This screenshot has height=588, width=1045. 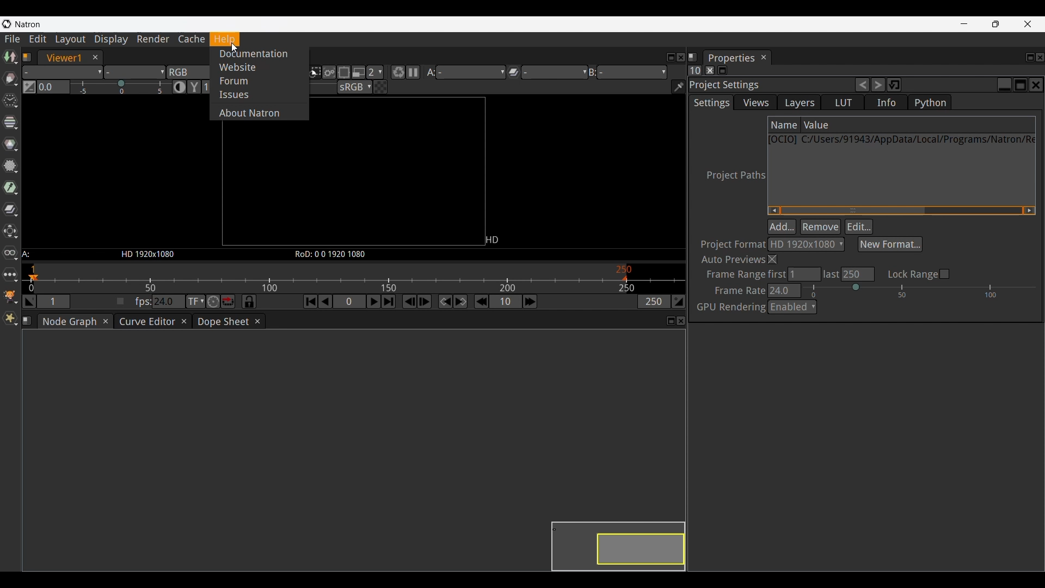 What do you see at coordinates (996, 24) in the screenshot?
I see `Show interface in a smaller tab` at bounding box center [996, 24].